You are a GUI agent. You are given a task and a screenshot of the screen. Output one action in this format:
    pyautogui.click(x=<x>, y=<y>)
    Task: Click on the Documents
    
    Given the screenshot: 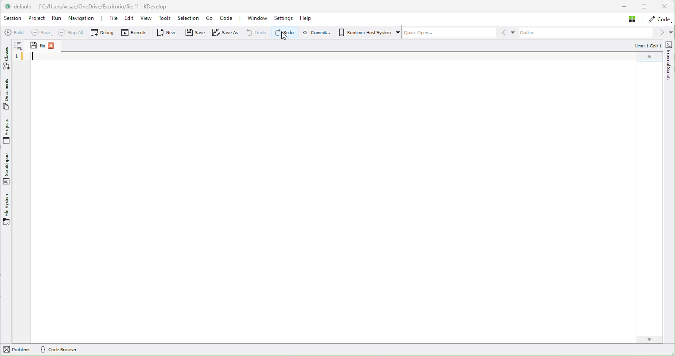 What is the action you would take?
    pyautogui.click(x=8, y=94)
    